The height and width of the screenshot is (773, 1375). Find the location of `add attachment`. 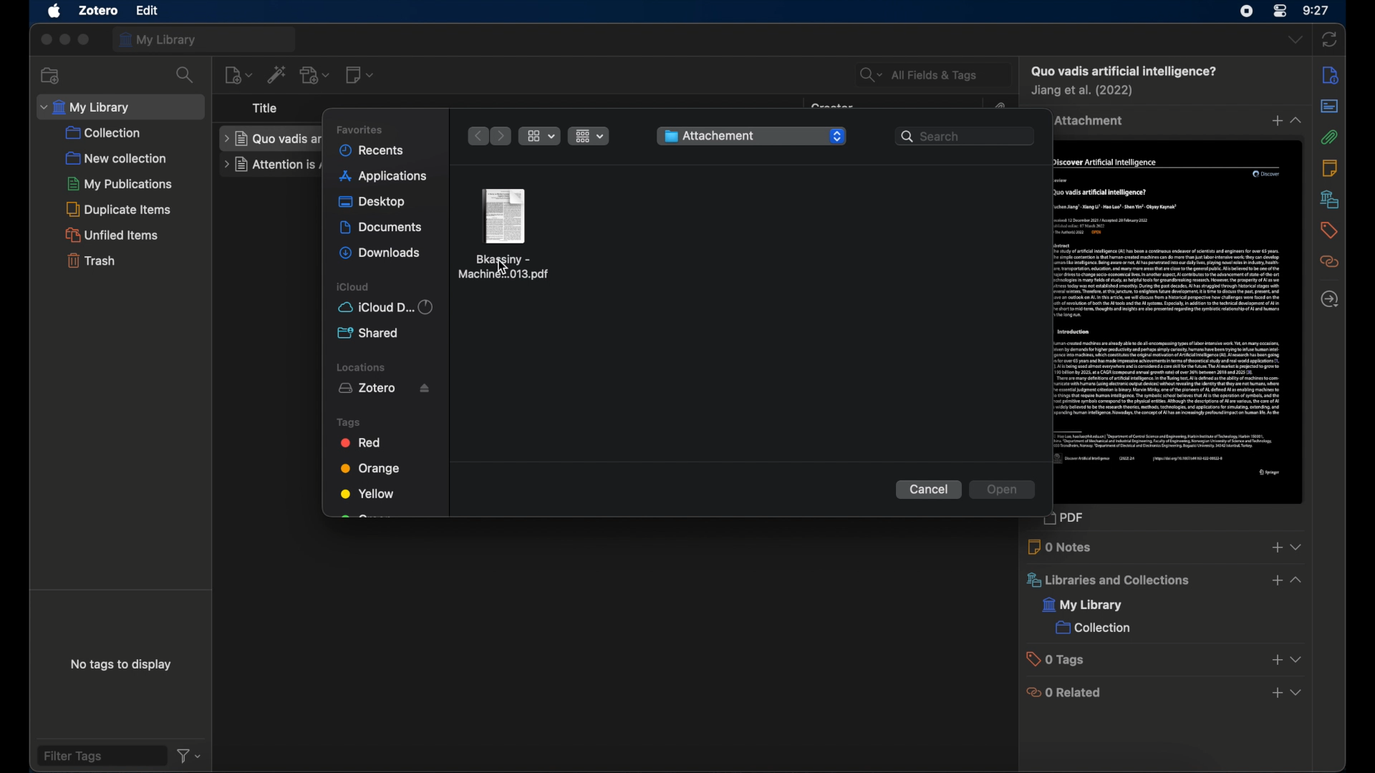

add attachment is located at coordinates (314, 75).